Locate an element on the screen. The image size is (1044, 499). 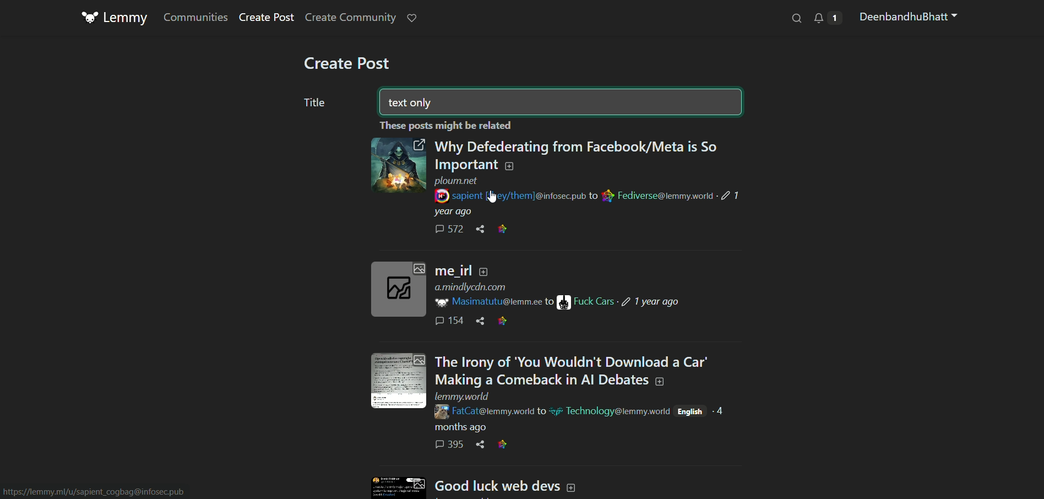
Share is located at coordinates (480, 229).